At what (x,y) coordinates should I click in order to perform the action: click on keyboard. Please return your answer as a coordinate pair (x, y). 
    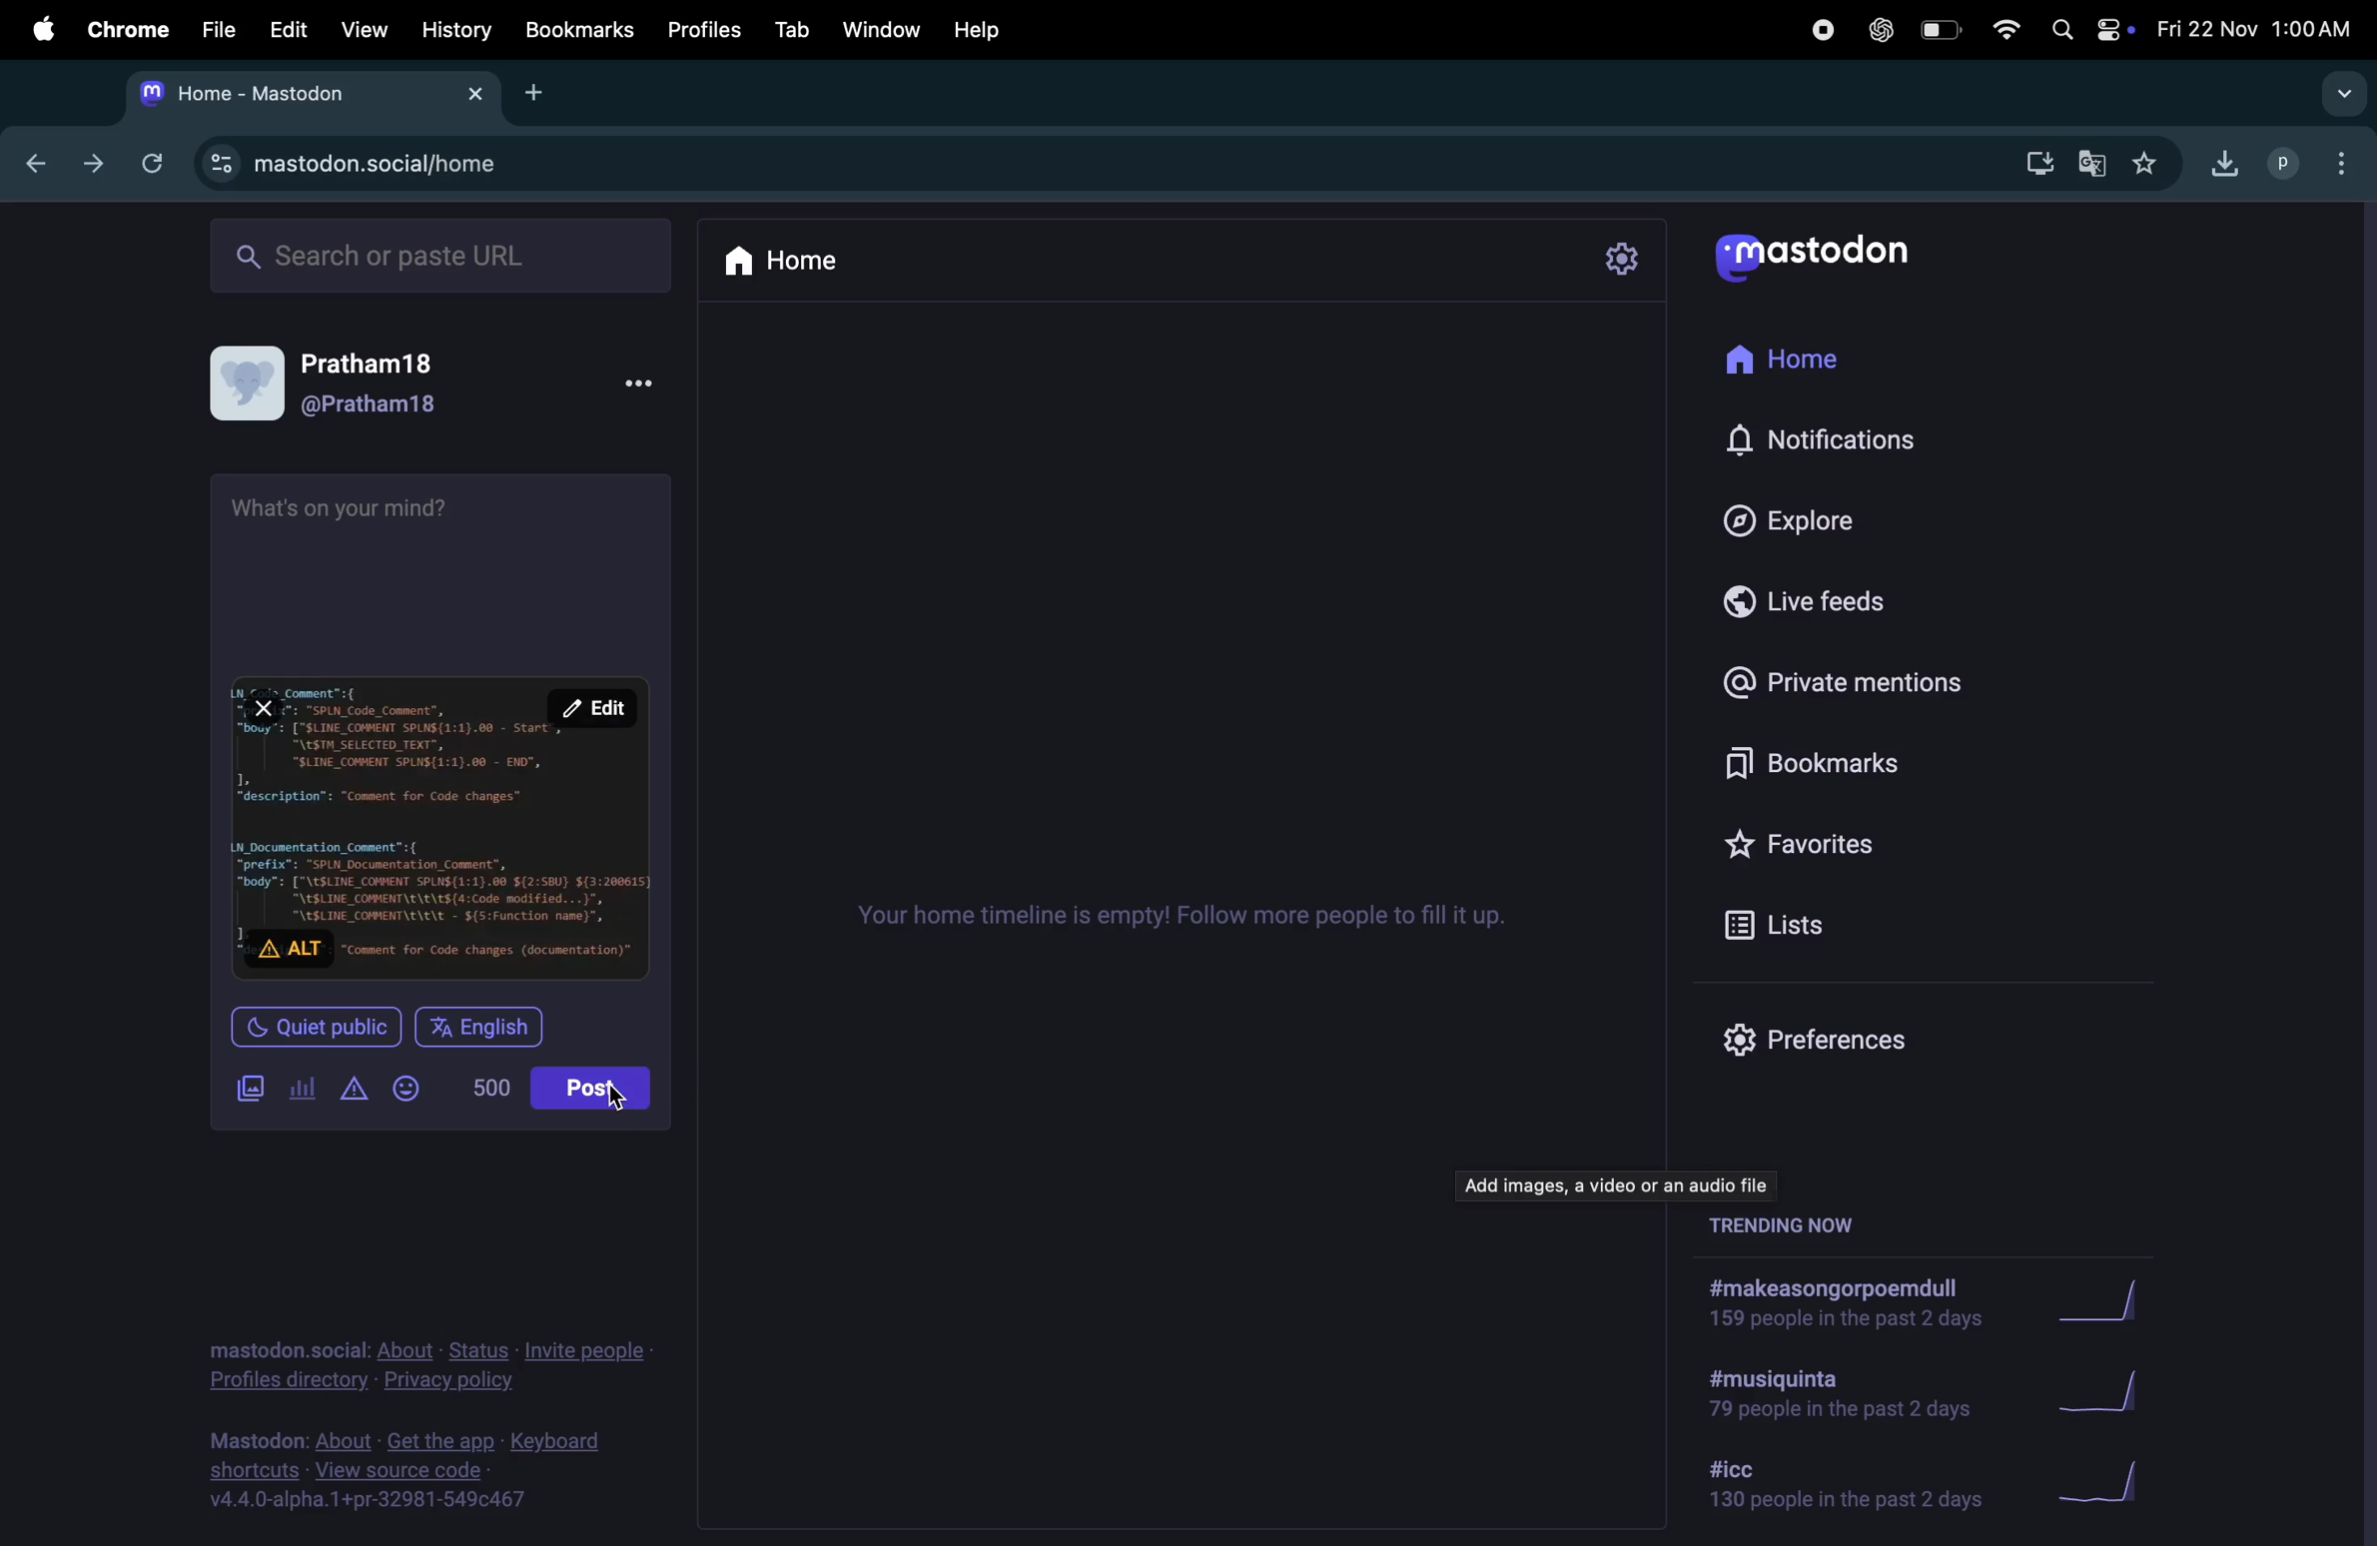
    Looking at the image, I should click on (560, 1442).